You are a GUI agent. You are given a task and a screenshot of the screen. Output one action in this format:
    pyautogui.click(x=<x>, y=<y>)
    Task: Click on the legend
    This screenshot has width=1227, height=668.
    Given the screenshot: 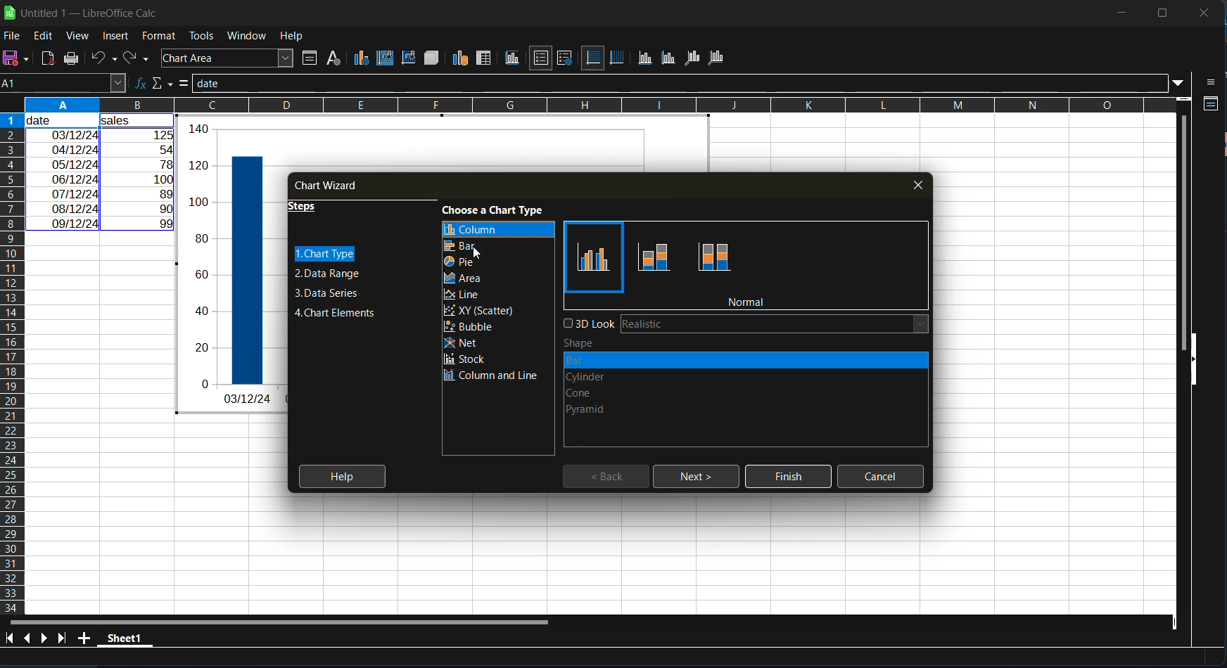 What is the action you would take?
    pyautogui.click(x=563, y=57)
    